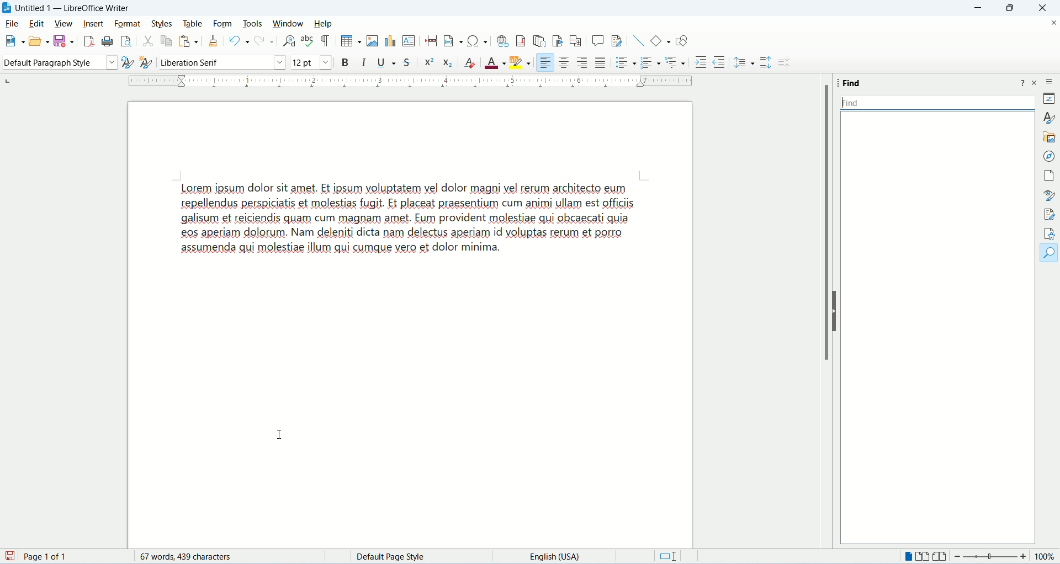 This screenshot has height=564, width=1060. Describe the element at coordinates (1005, 556) in the screenshot. I see `zoom factor` at that location.